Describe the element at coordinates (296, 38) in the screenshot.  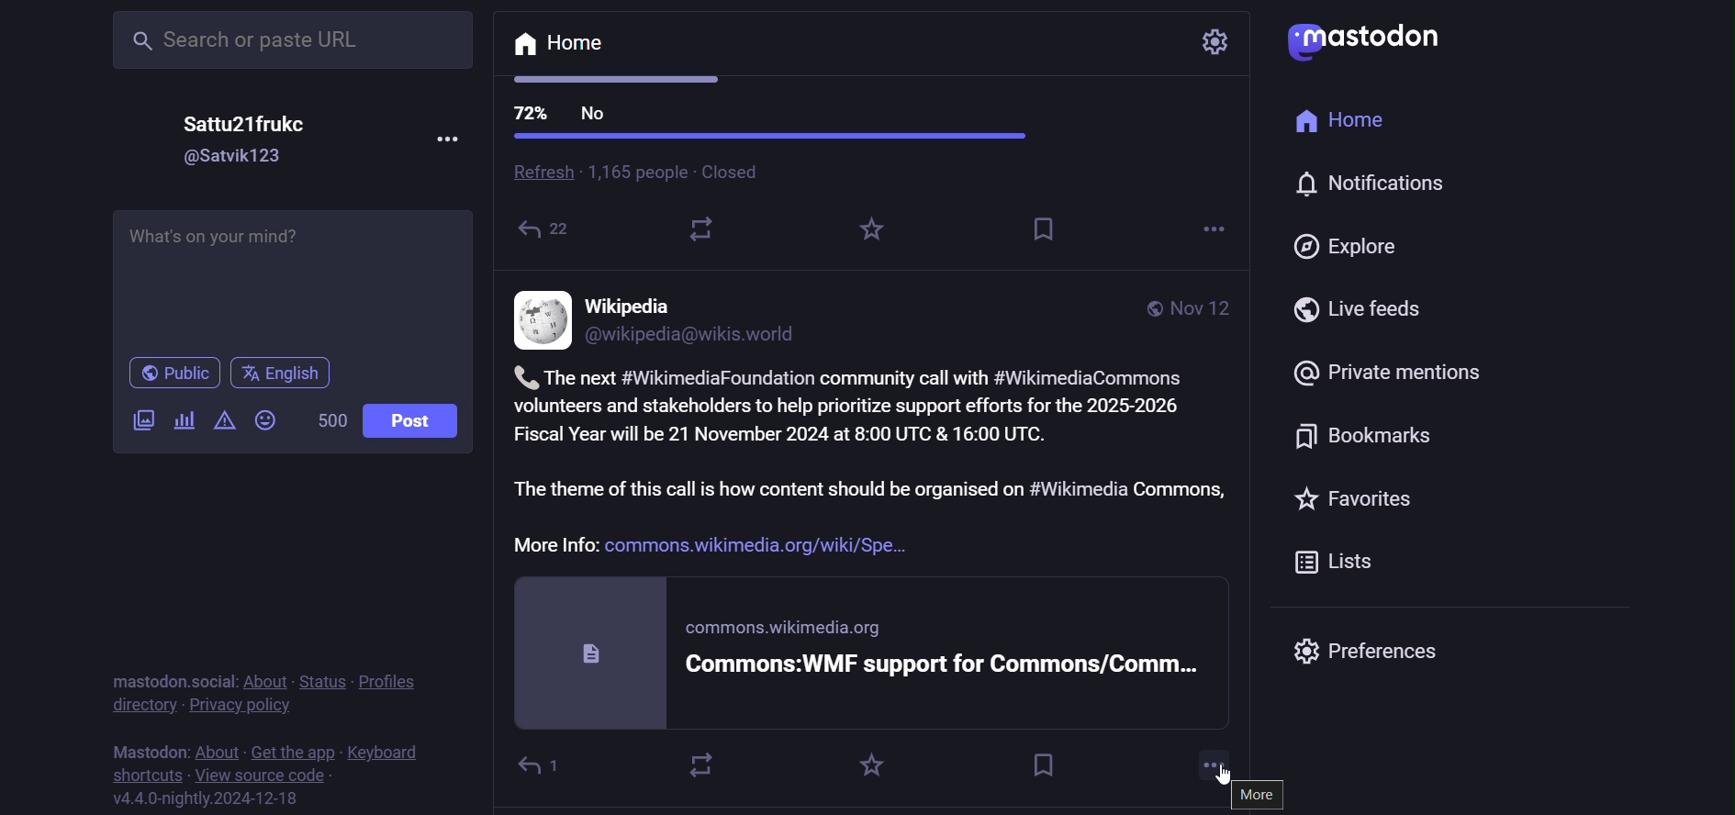
I see `search` at that location.